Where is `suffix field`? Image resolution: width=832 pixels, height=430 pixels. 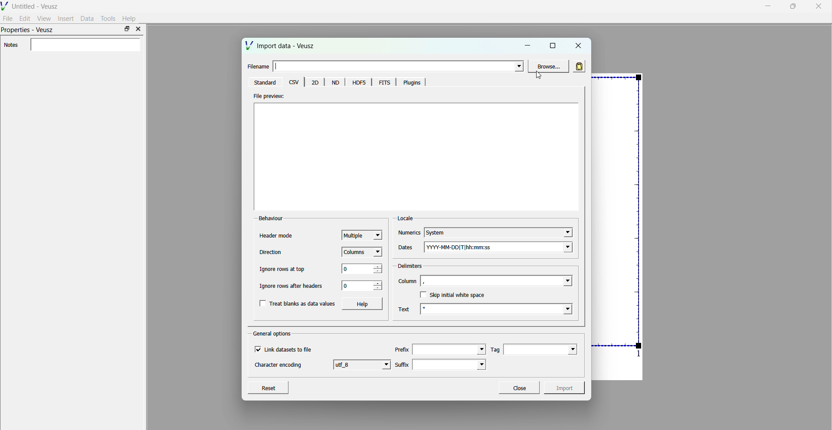
suffix field is located at coordinates (450, 365).